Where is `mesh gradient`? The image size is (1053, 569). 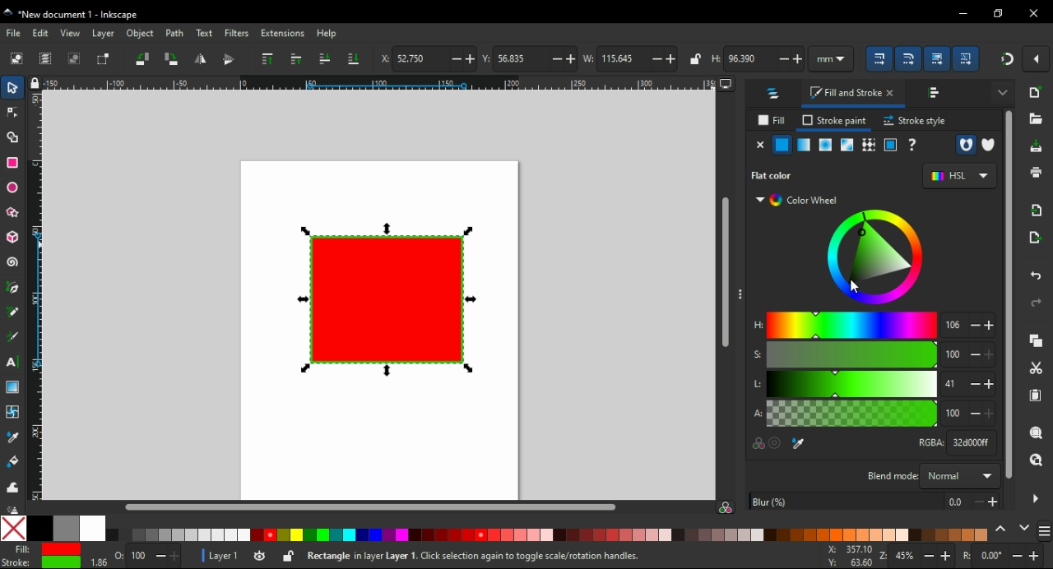
mesh gradient is located at coordinates (804, 146).